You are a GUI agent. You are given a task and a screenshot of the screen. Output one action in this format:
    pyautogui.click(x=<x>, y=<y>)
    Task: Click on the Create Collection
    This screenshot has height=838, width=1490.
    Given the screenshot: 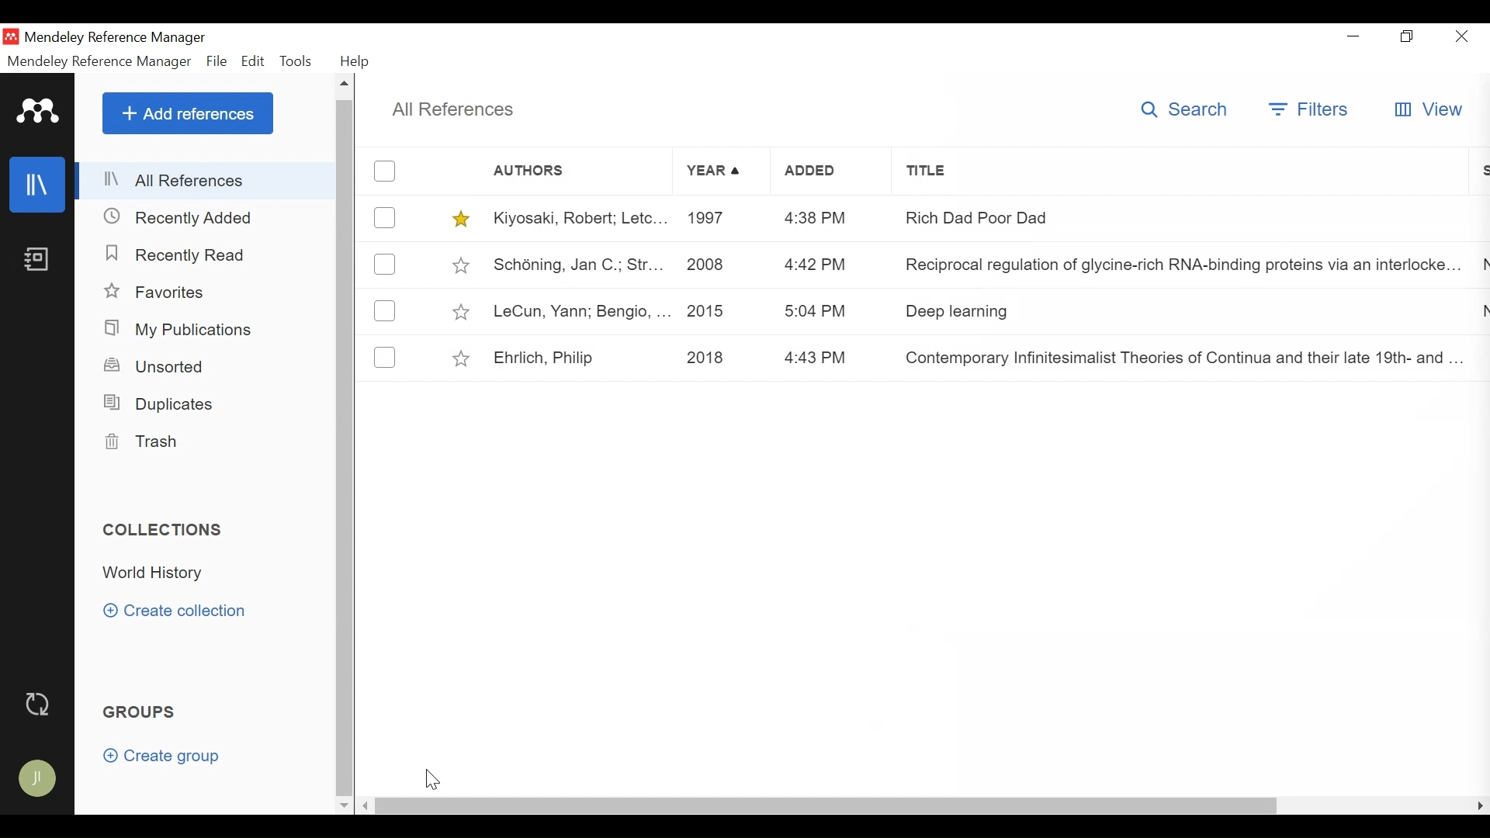 What is the action you would take?
    pyautogui.click(x=175, y=611)
    